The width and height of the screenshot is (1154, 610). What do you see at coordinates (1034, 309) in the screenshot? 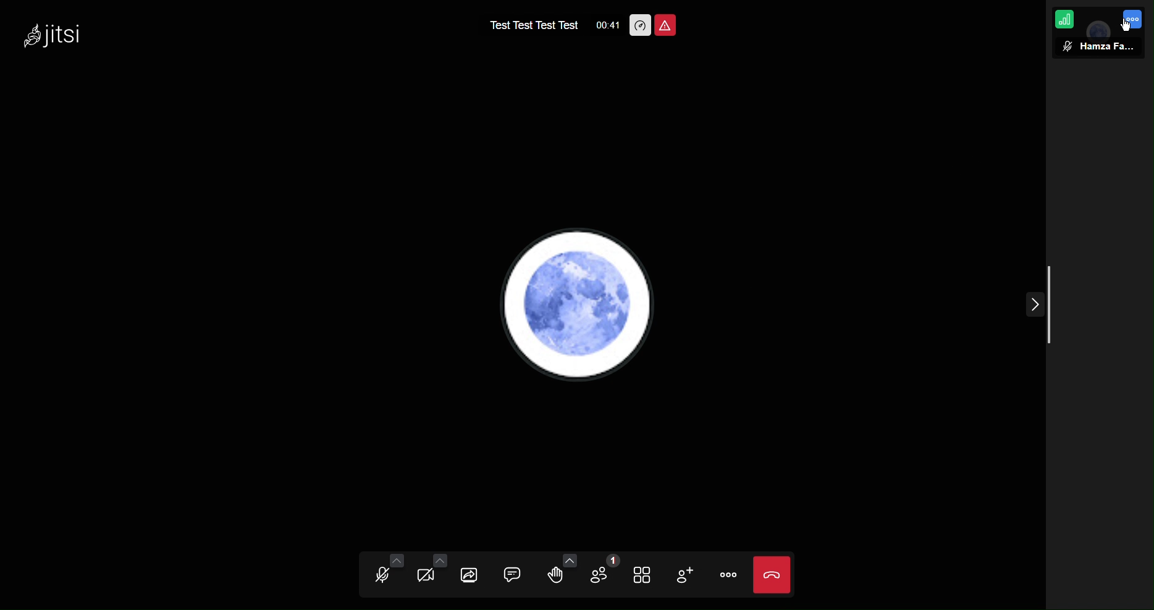
I see `Collapse` at bounding box center [1034, 309].